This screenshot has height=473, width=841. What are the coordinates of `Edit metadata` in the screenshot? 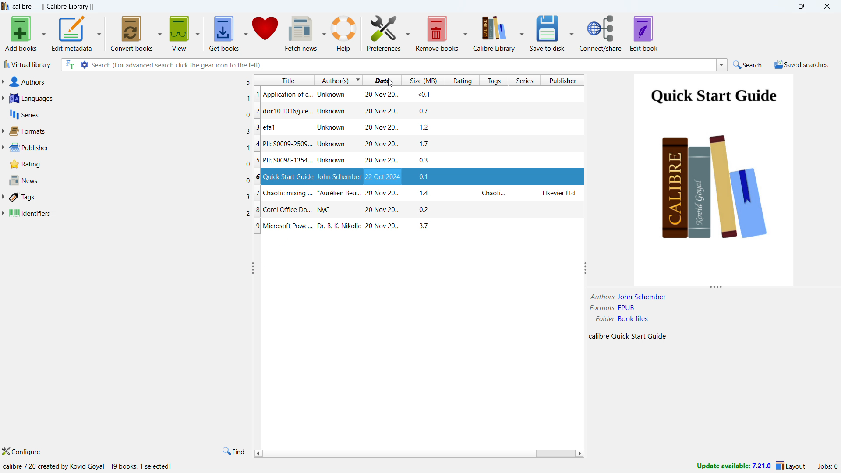 It's located at (72, 33).